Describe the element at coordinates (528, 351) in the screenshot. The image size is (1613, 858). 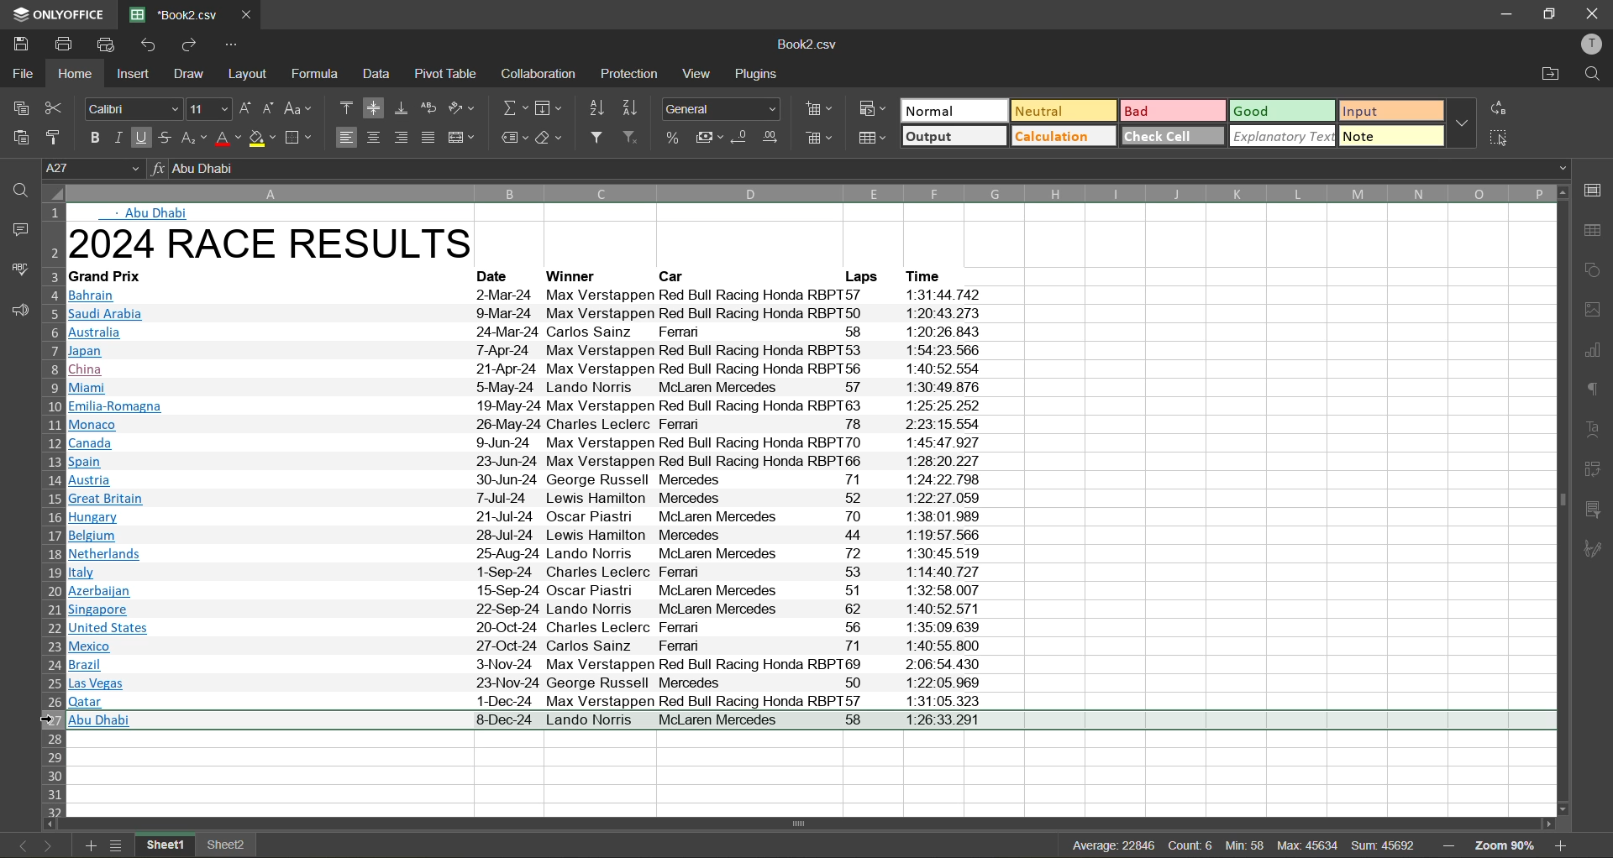
I see `text info` at that location.